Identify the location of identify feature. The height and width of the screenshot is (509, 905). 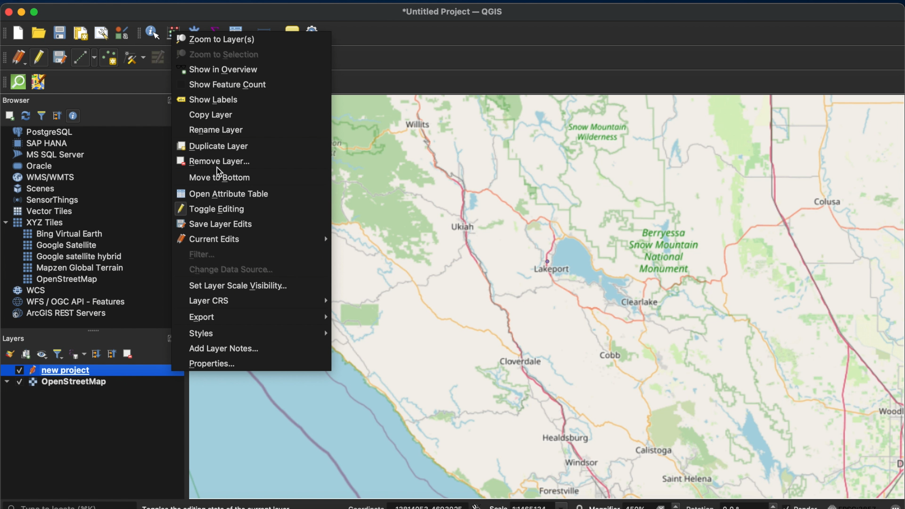
(154, 33).